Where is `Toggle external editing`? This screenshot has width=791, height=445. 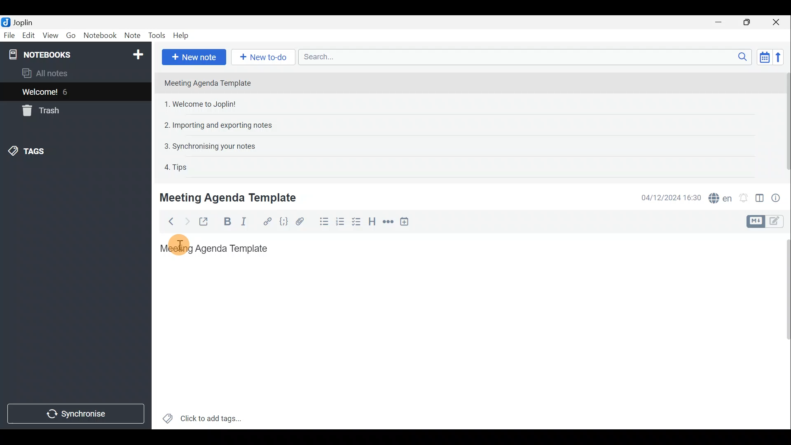 Toggle external editing is located at coordinates (206, 222).